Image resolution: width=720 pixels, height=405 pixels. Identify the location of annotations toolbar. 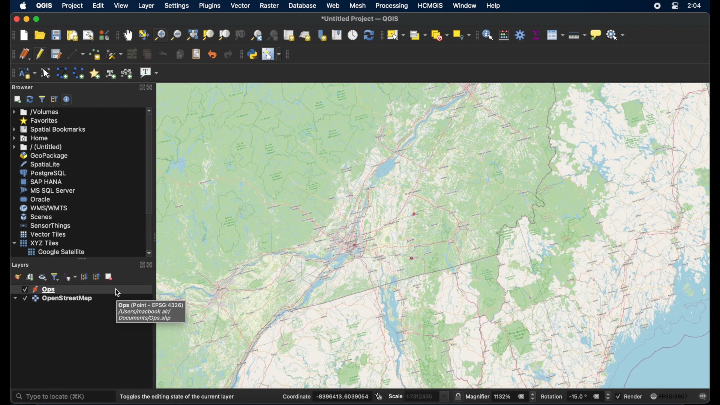
(12, 73).